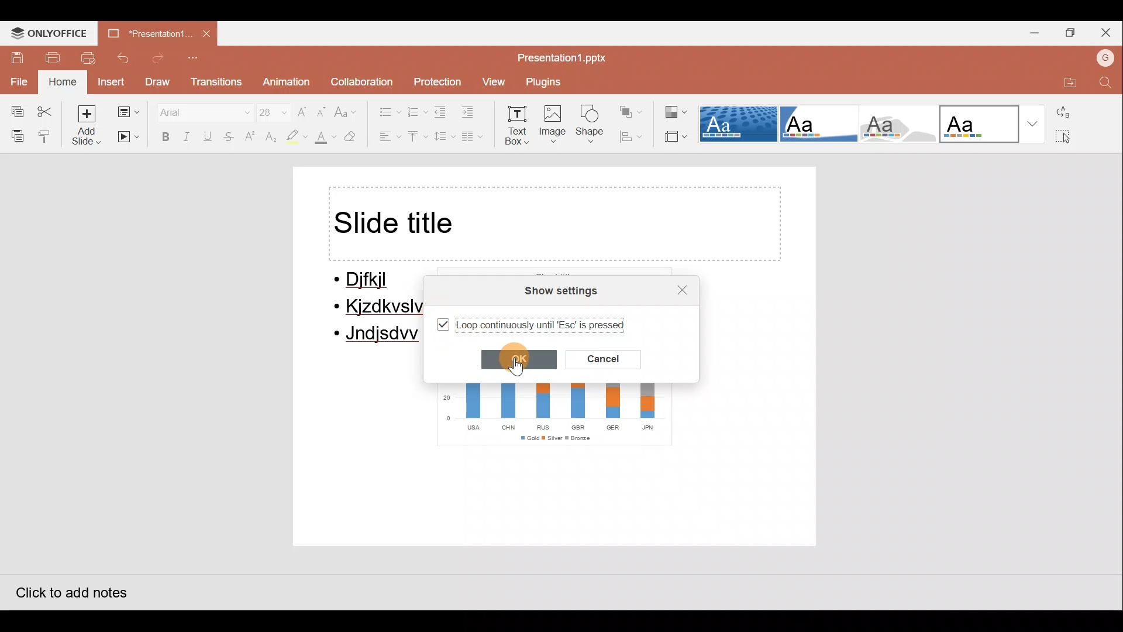  What do you see at coordinates (518, 367) in the screenshot?
I see `Cursor` at bounding box center [518, 367].